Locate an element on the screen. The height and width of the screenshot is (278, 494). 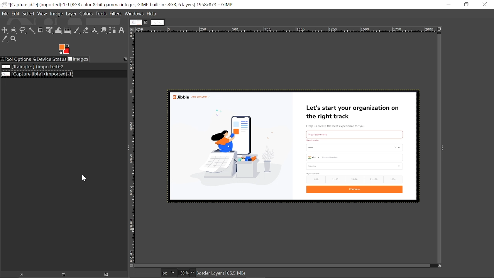
Sidebar menu is located at coordinates (443, 148).